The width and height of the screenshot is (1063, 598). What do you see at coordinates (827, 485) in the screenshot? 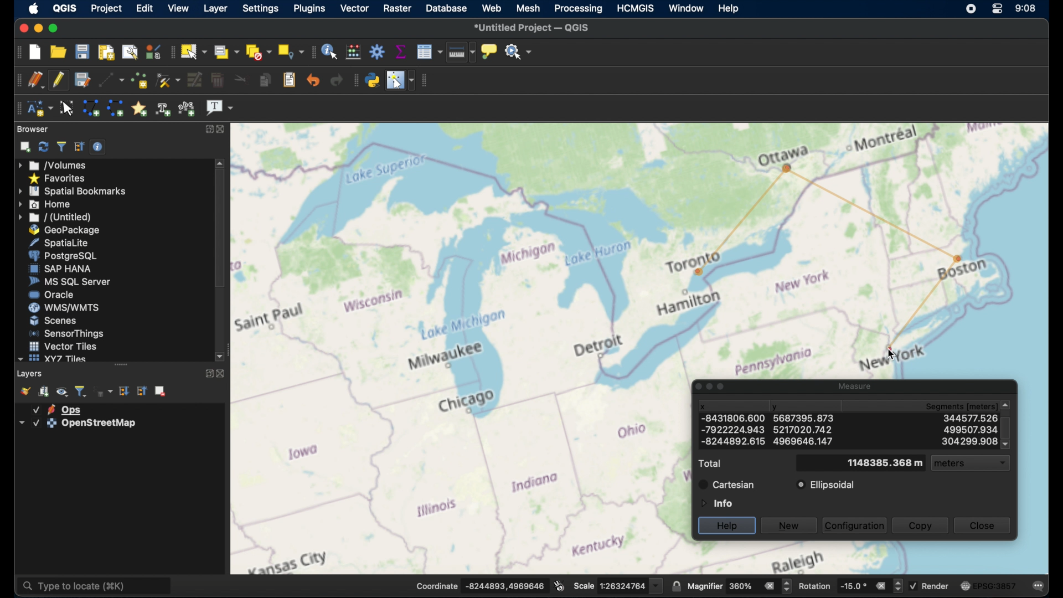
I see `ellipsoidal` at bounding box center [827, 485].